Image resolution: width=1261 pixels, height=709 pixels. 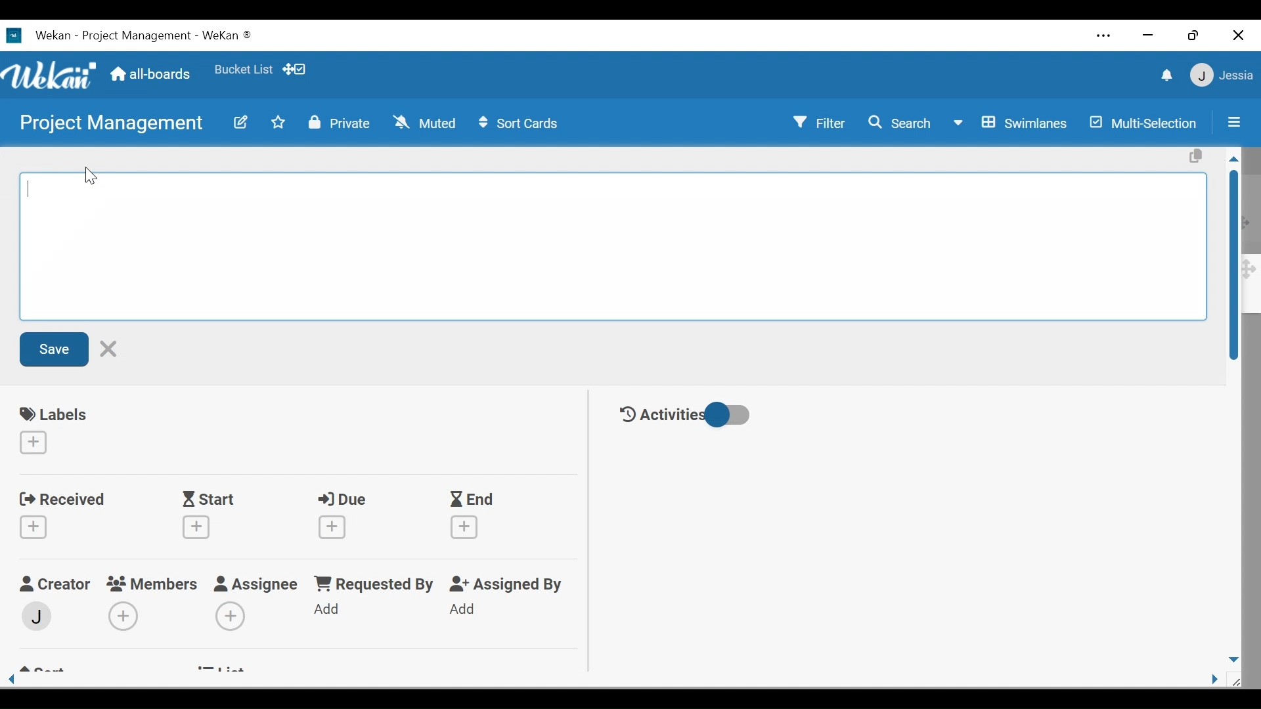 What do you see at coordinates (242, 70) in the screenshot?
I see `Toggle favorites` at bounding box center [242, 70].